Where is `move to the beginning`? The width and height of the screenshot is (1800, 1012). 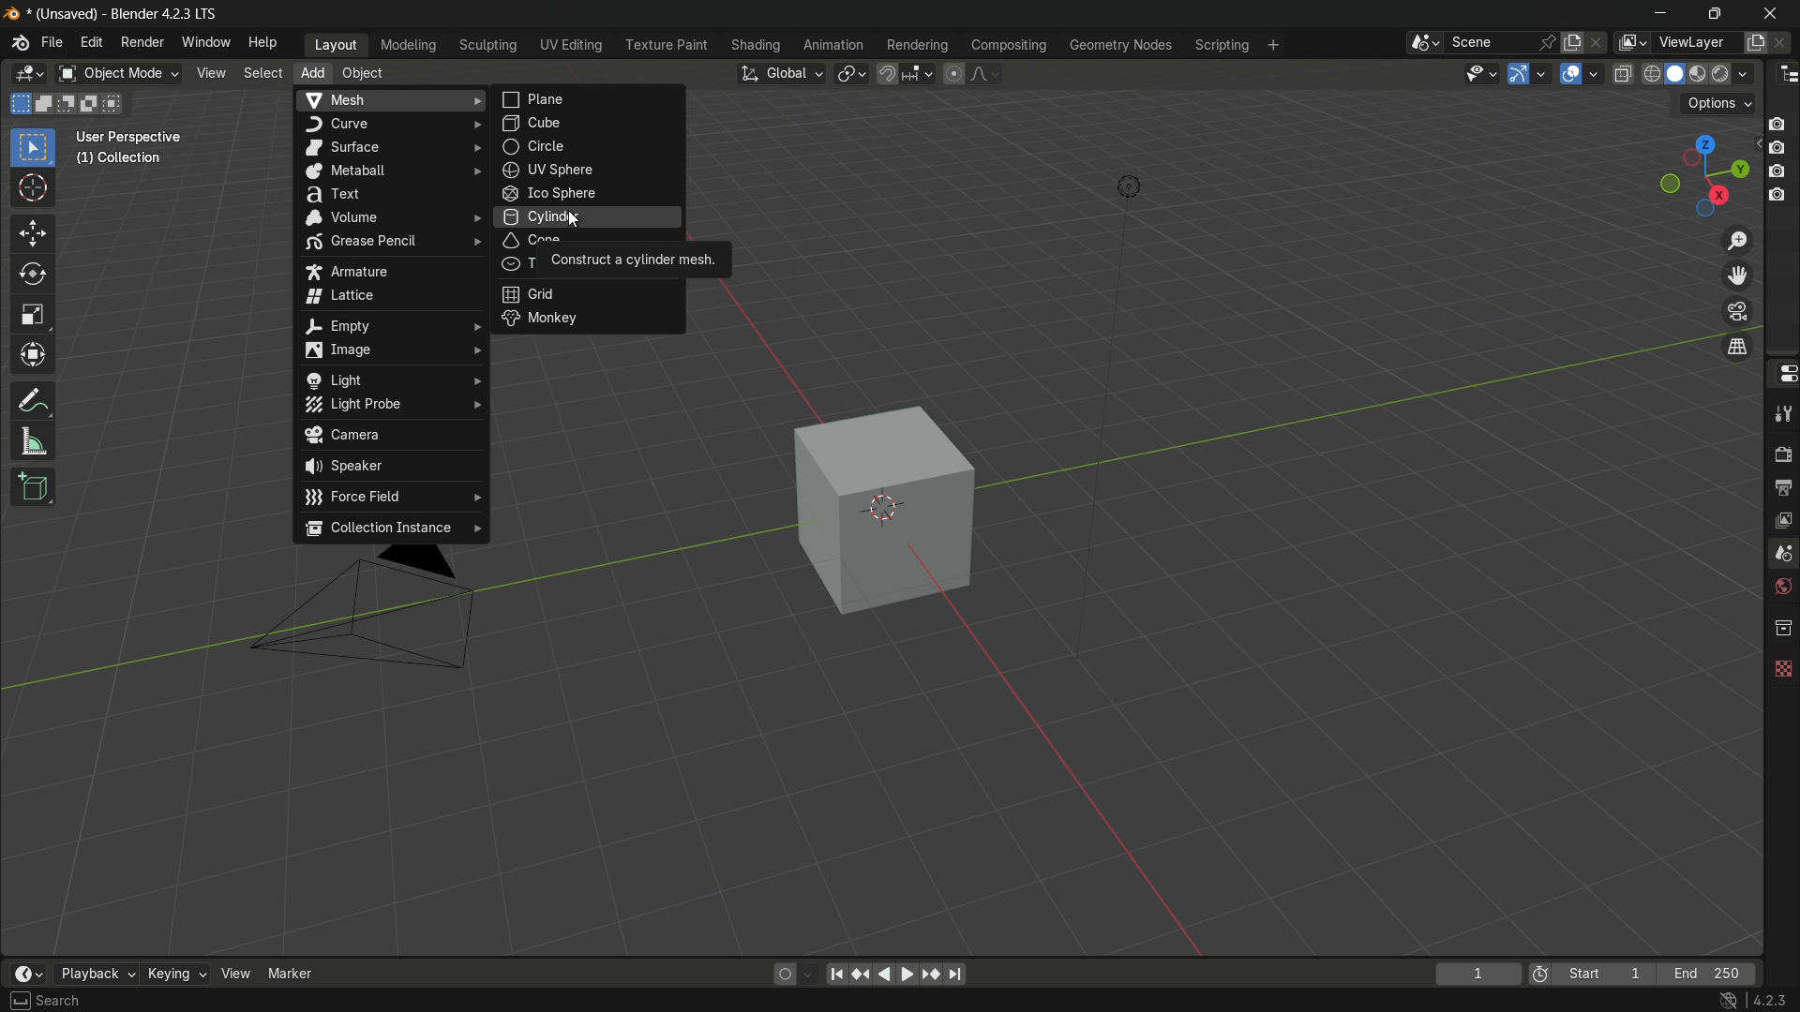
move to the beginning is located at coordinates (839, 975).